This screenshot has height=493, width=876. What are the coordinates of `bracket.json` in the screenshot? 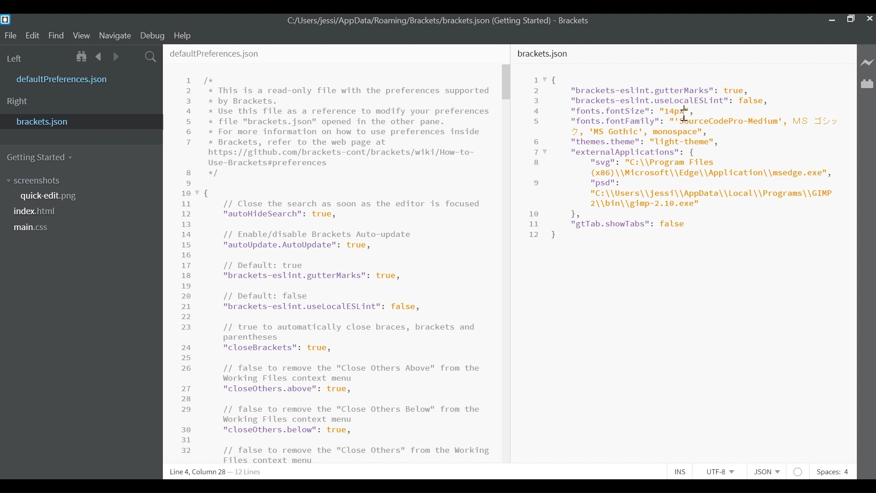 It's located at (79, 121).